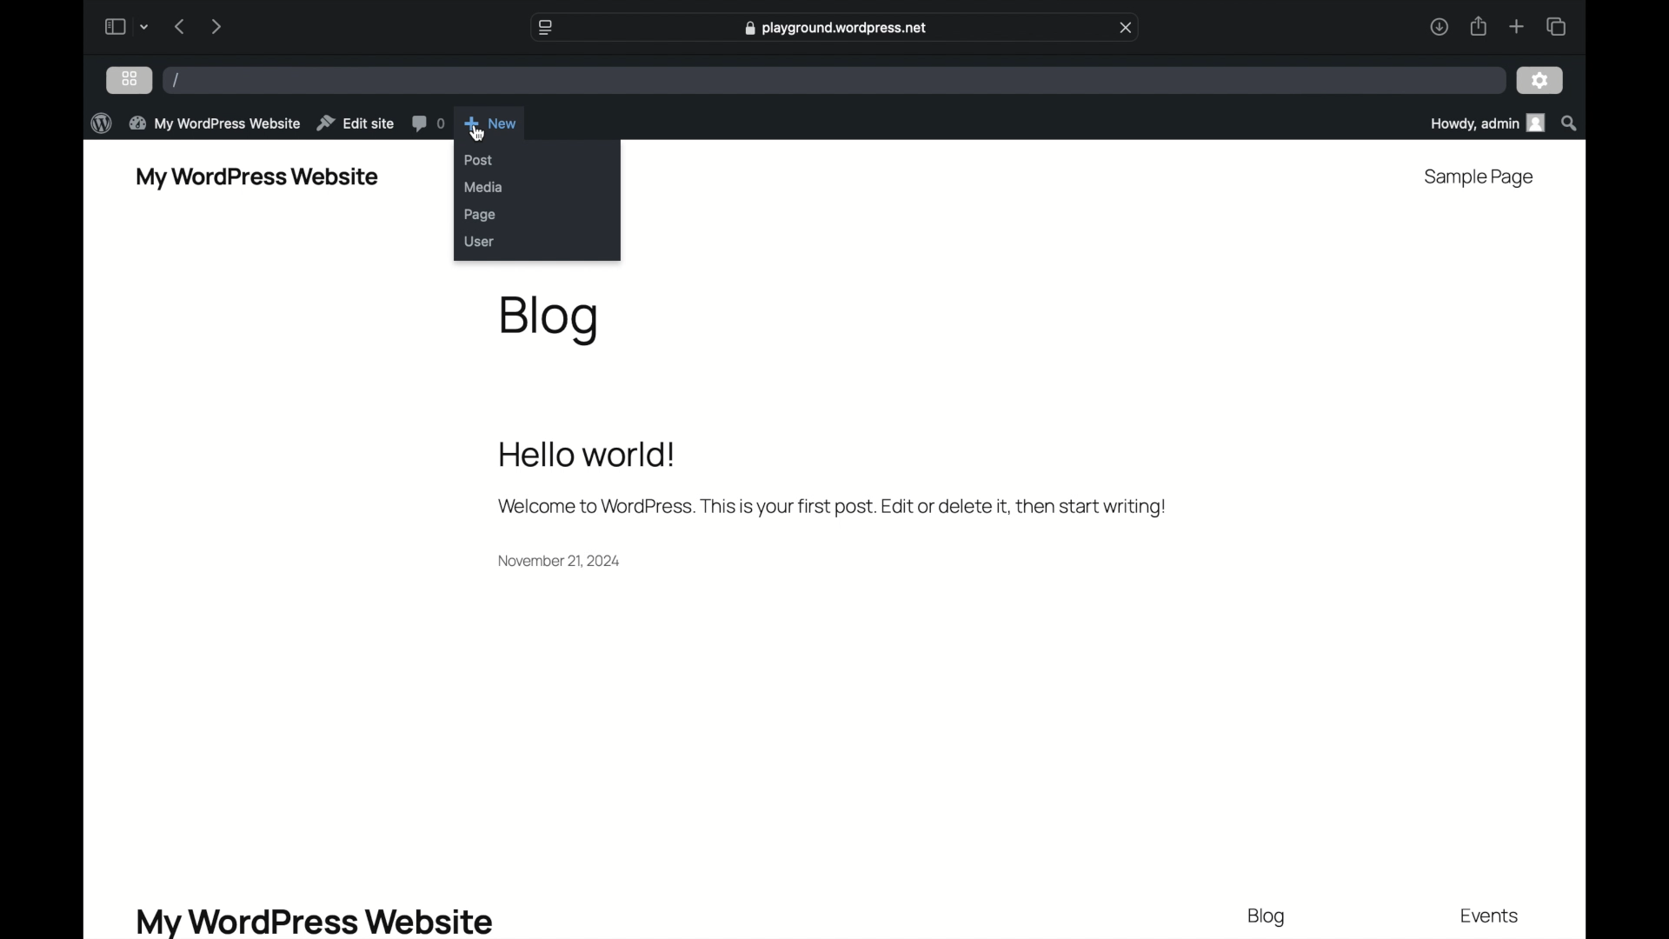  Describe the element at coordinates (560, 560) in the screenshot. I see `date` at that location.